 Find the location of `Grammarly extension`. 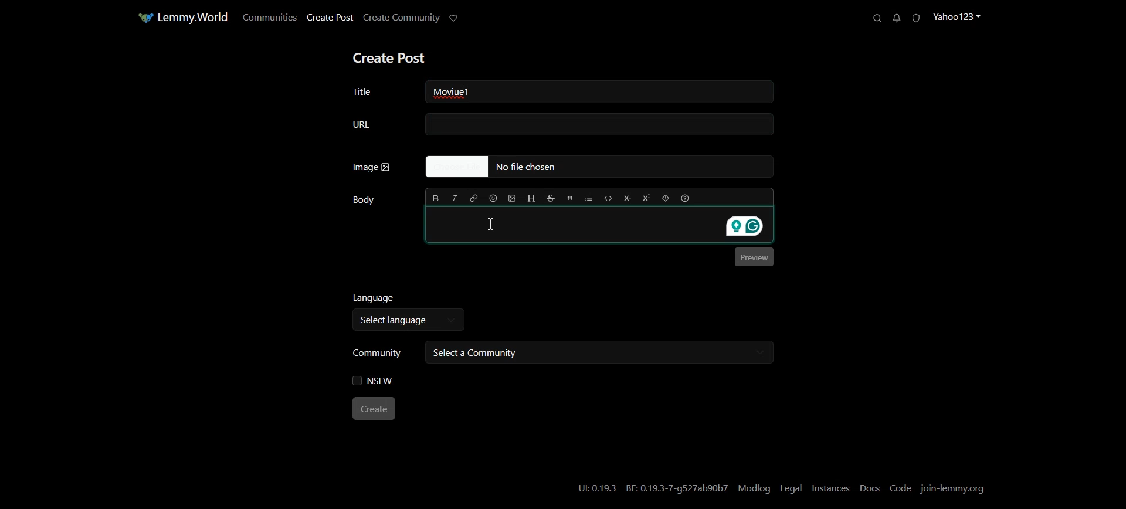

Grammarly extension is located at coordinates (749, 227).